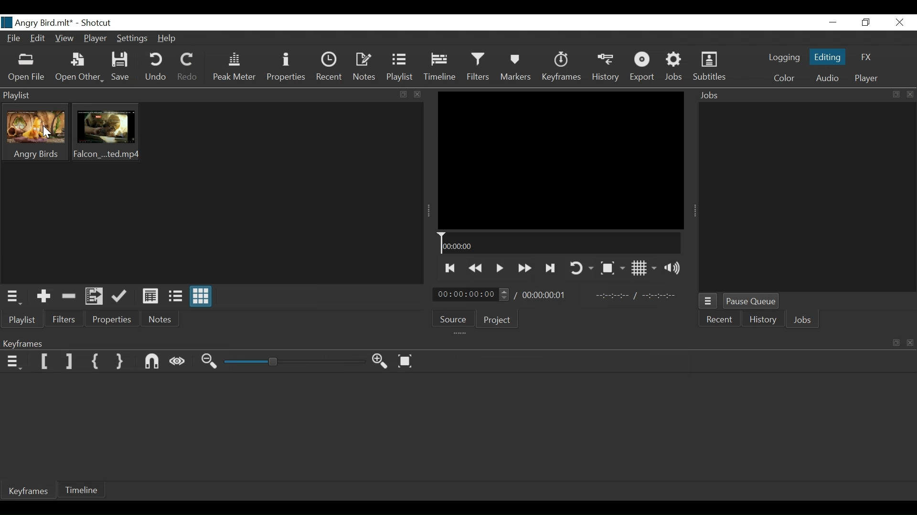  I want to click on Zoom keyframe to fit, so click(406, 361).